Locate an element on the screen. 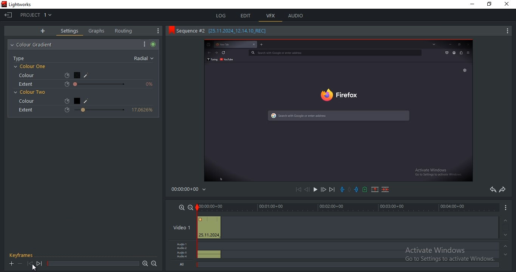 This screenshot has height=272, width=516. Restore is located at coordinates (491, 3).